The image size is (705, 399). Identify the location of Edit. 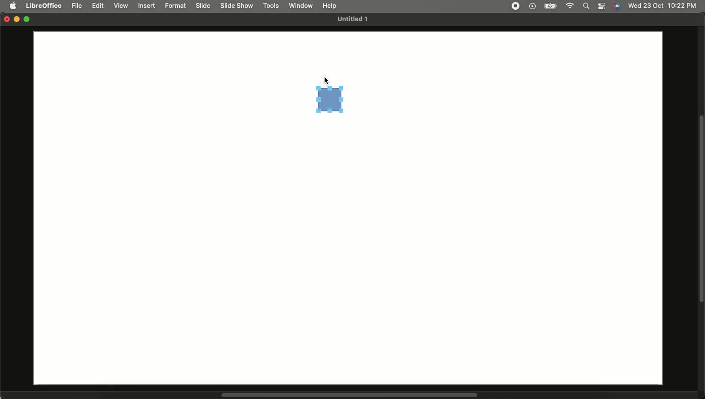
(99, 6).